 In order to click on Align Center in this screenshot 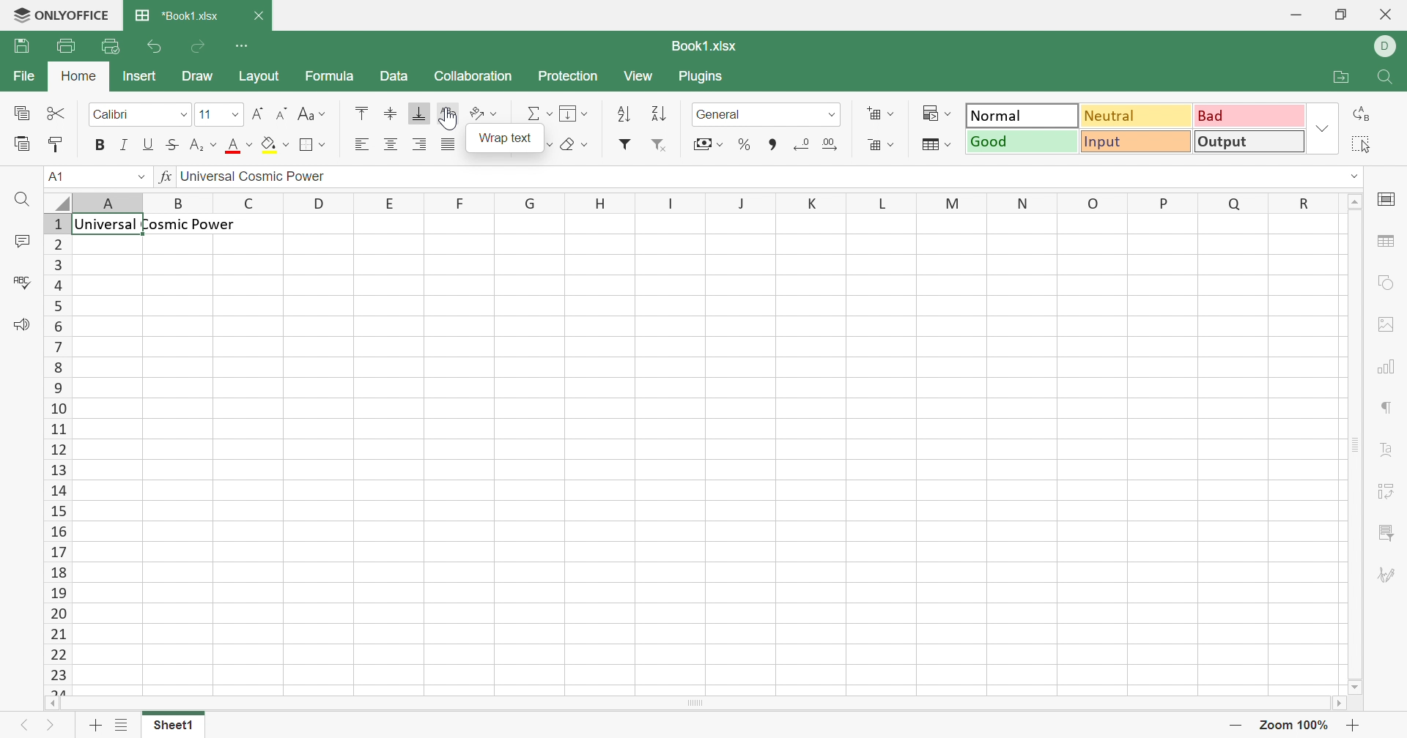, I will do `click(391, 145)`.